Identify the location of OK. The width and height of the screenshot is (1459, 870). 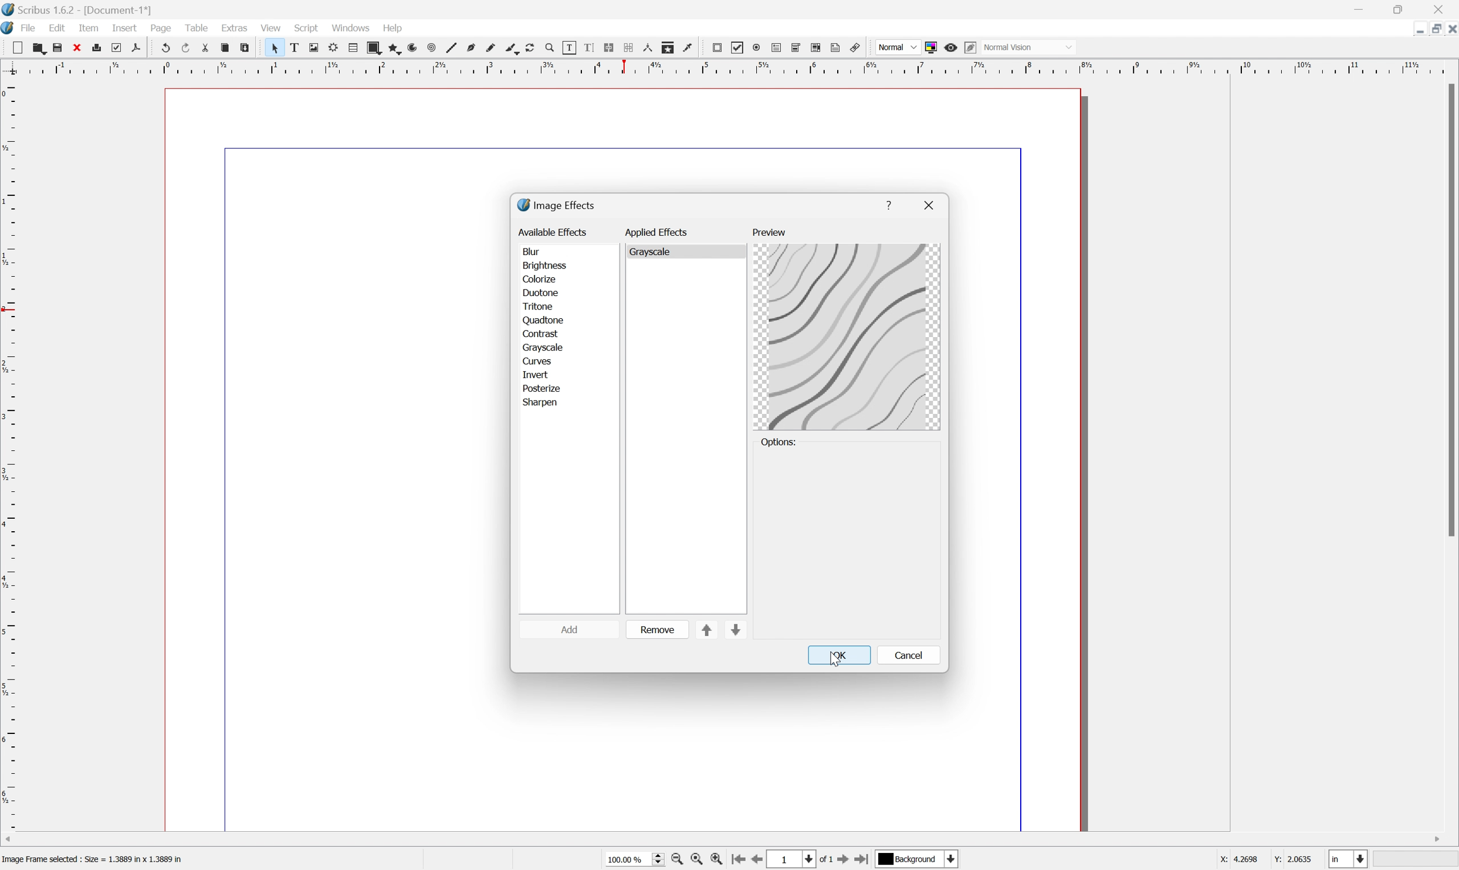
(841, 655).